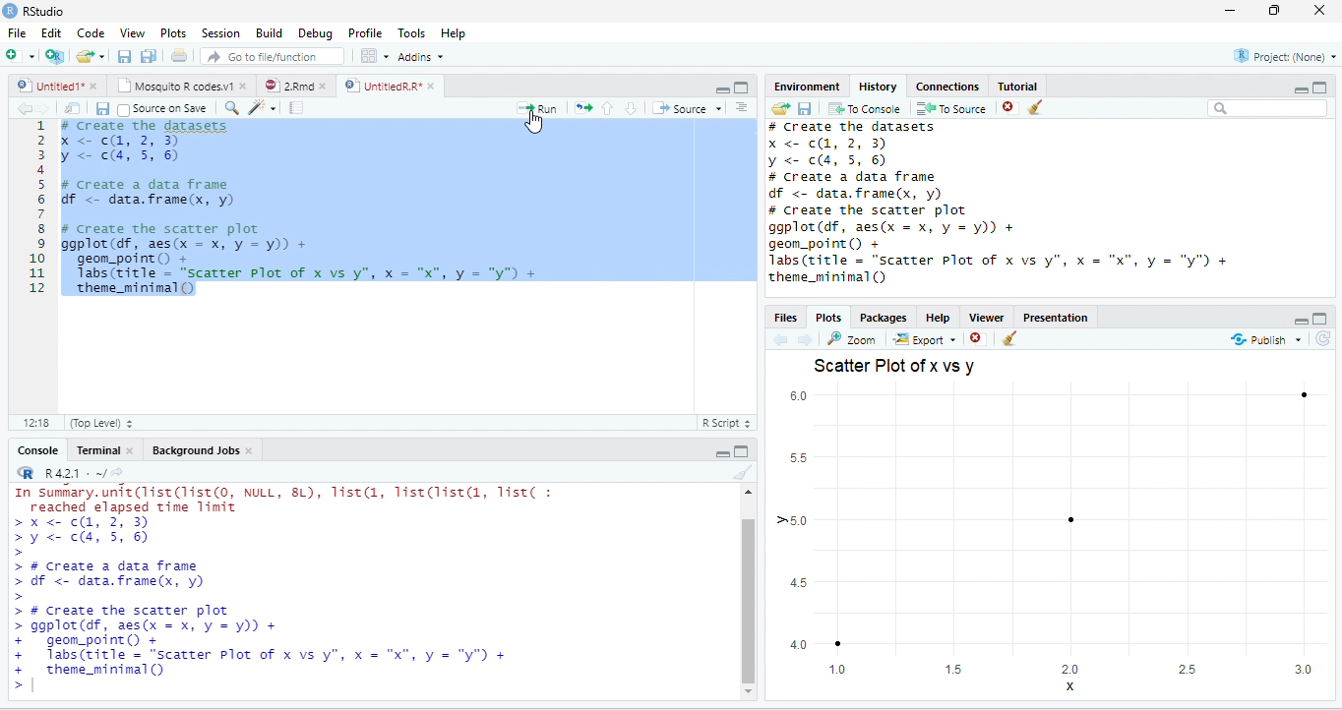 This screenshot has width=1342, height=710. Describe the element at coordinates (1320, 88) in the screenshot. I see `Maximize` at that location.